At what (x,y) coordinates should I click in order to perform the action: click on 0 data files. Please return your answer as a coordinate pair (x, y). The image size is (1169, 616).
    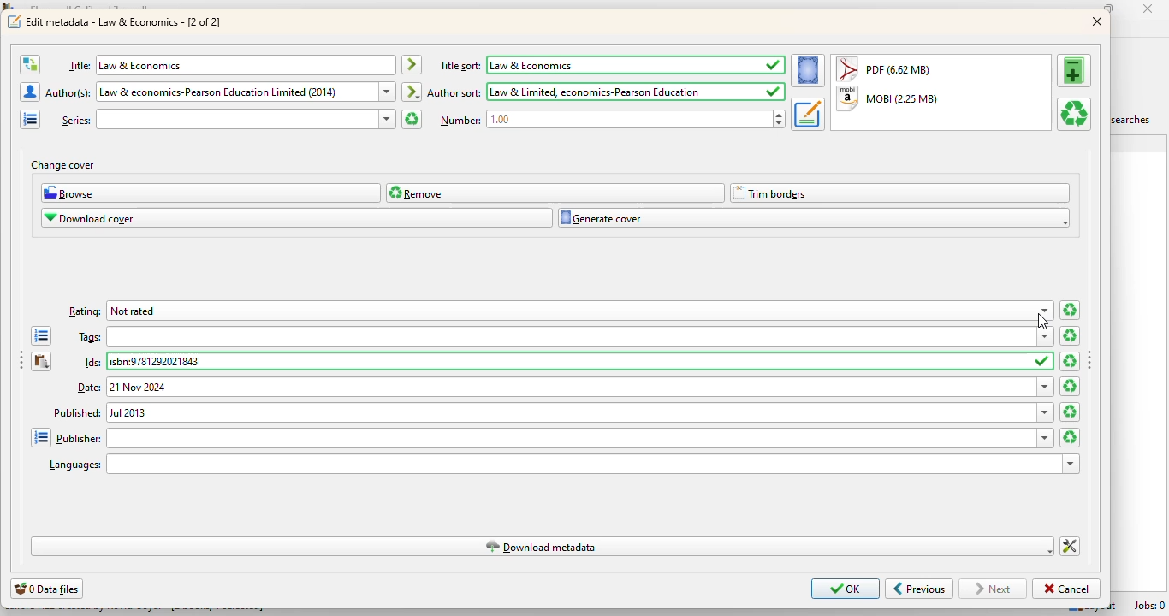
    Looking at the image, I should click on (47, 589).